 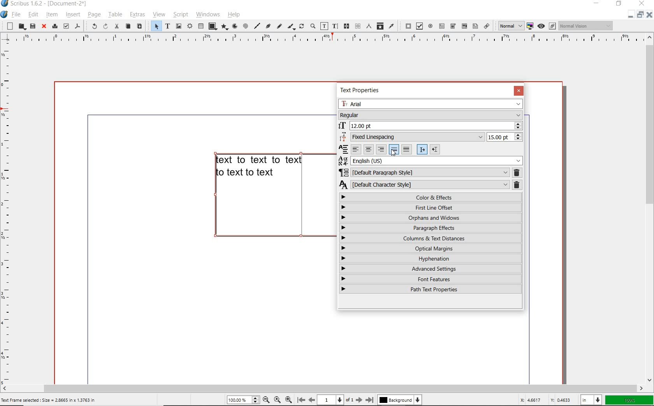 What do you see at coordinates (505, 138) in the screenshot?
I see `15.00 pt` at bounding box center [505, 138].